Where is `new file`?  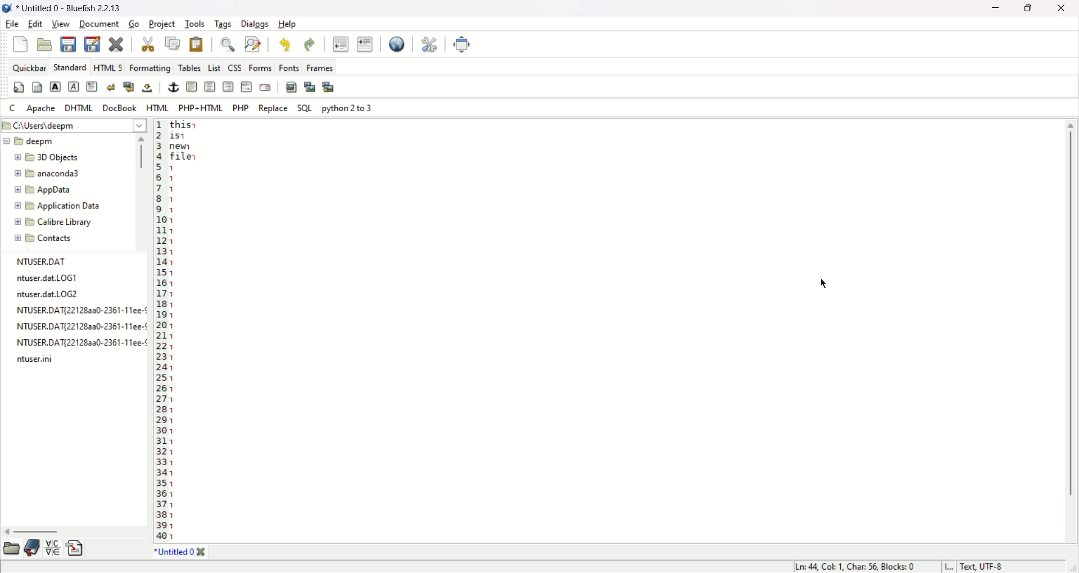 new file is located at coordinates (19, 44).